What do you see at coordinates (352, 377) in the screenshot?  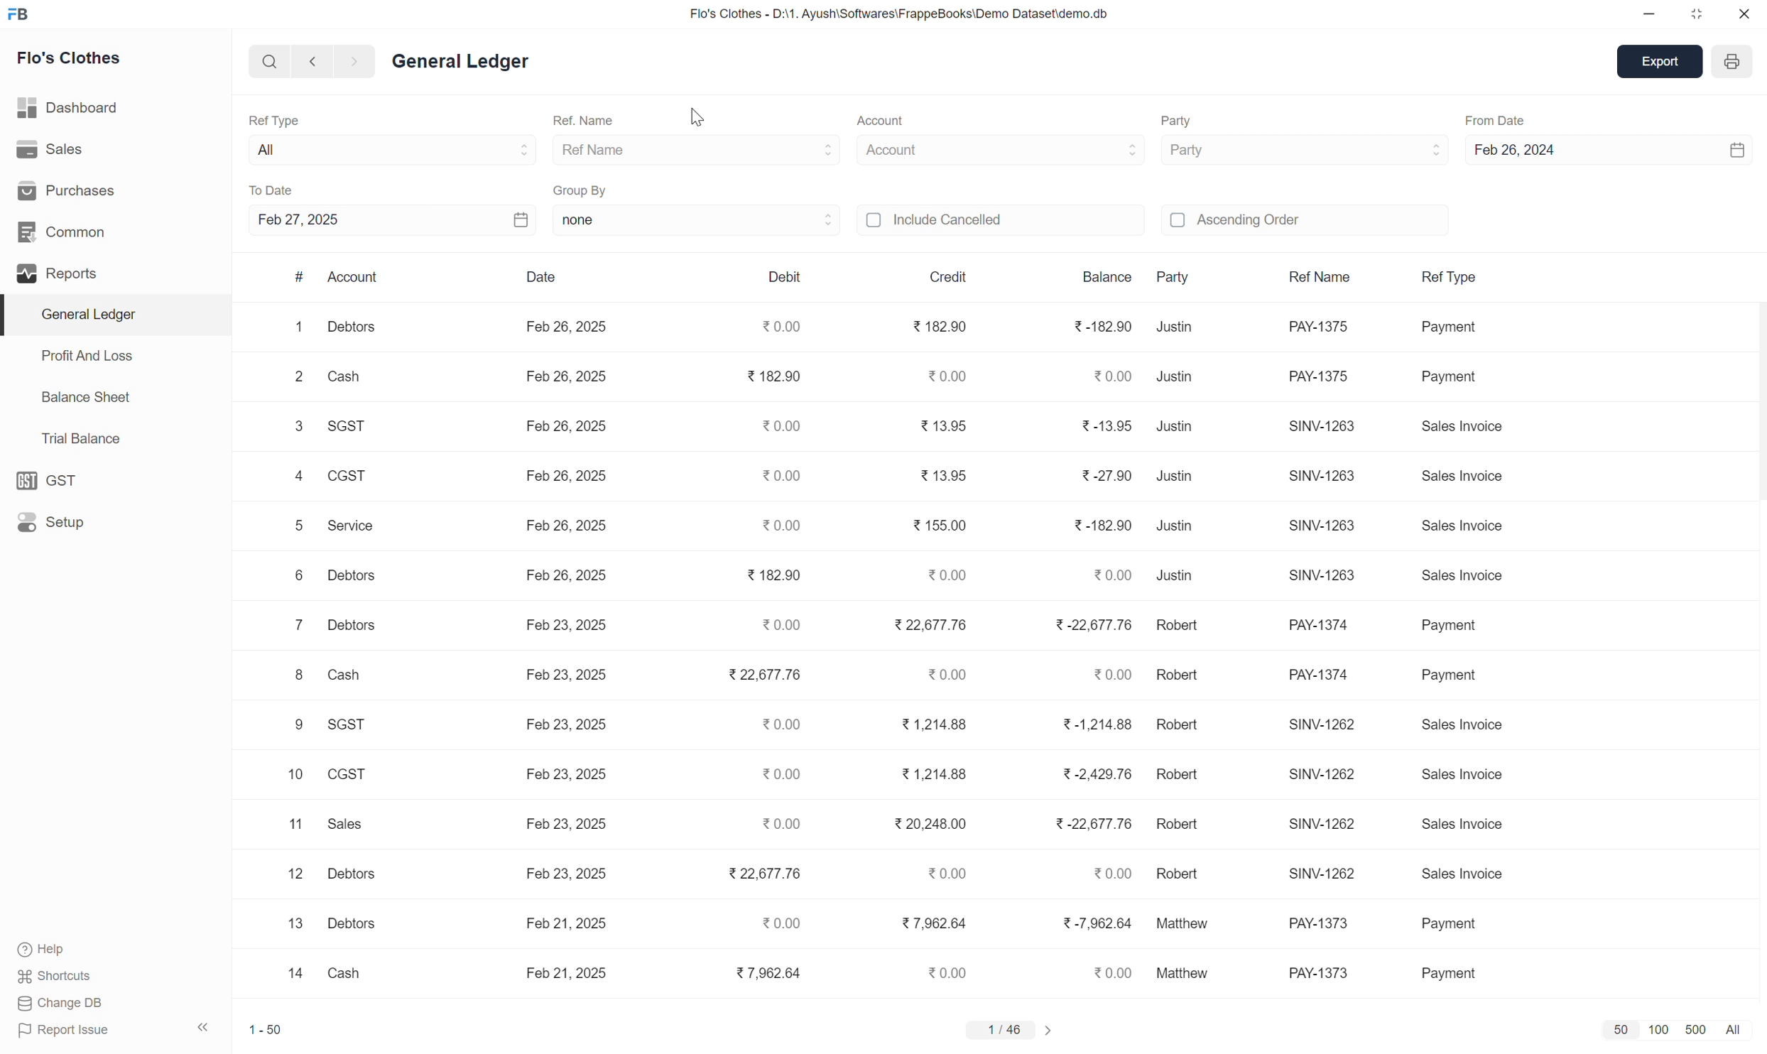 I see `cash` at bounding box center [352, 377].